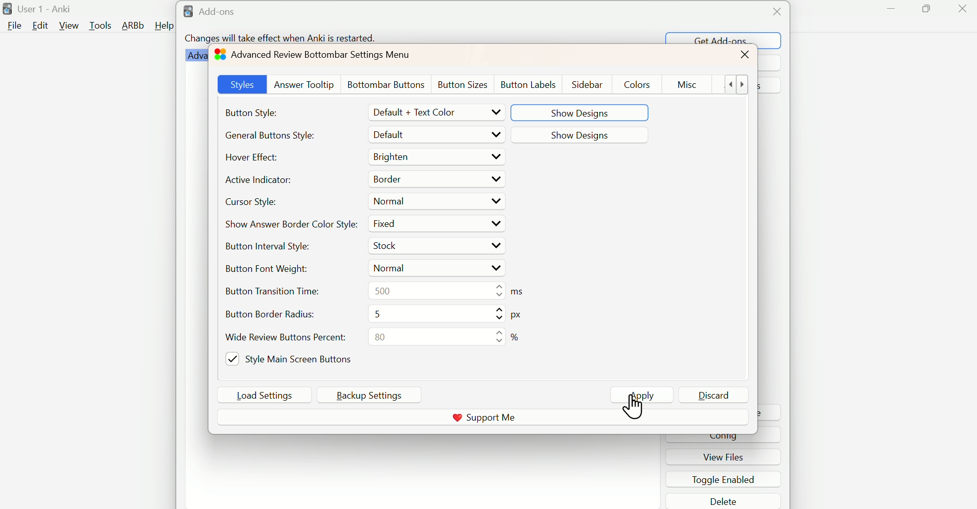 This screenshot has width=977, height=509. Describe the element at coordinates (387, 292) in the screenshot. I see `500` at that location.